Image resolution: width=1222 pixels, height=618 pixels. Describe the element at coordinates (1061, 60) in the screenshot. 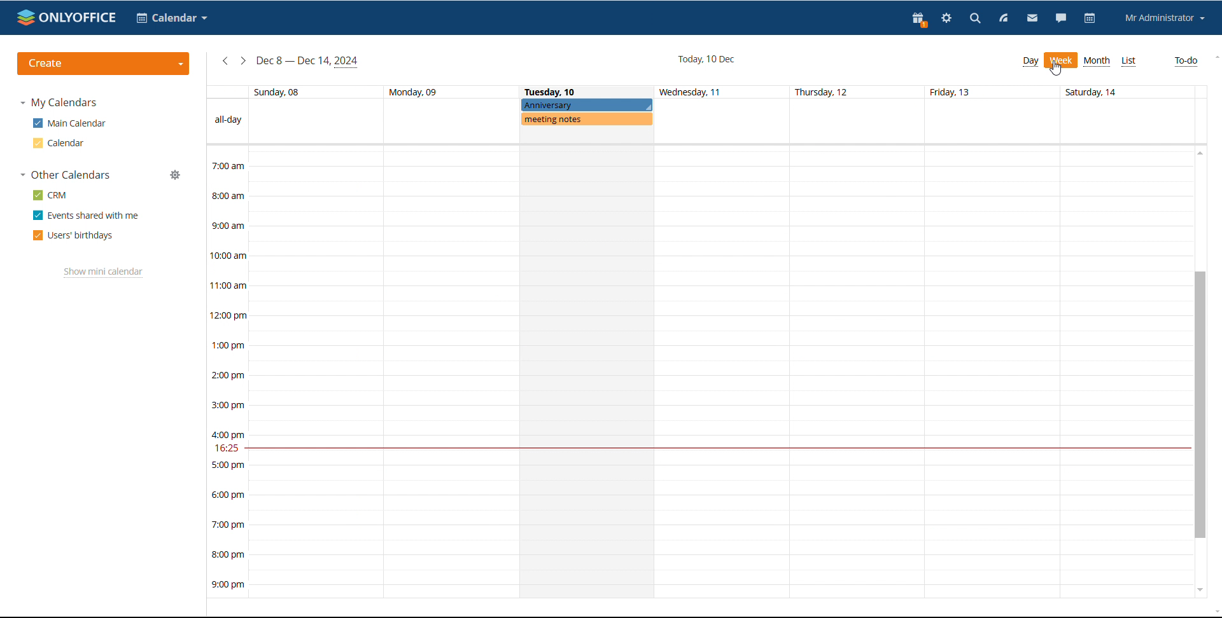

I see `week view selected` at that location.